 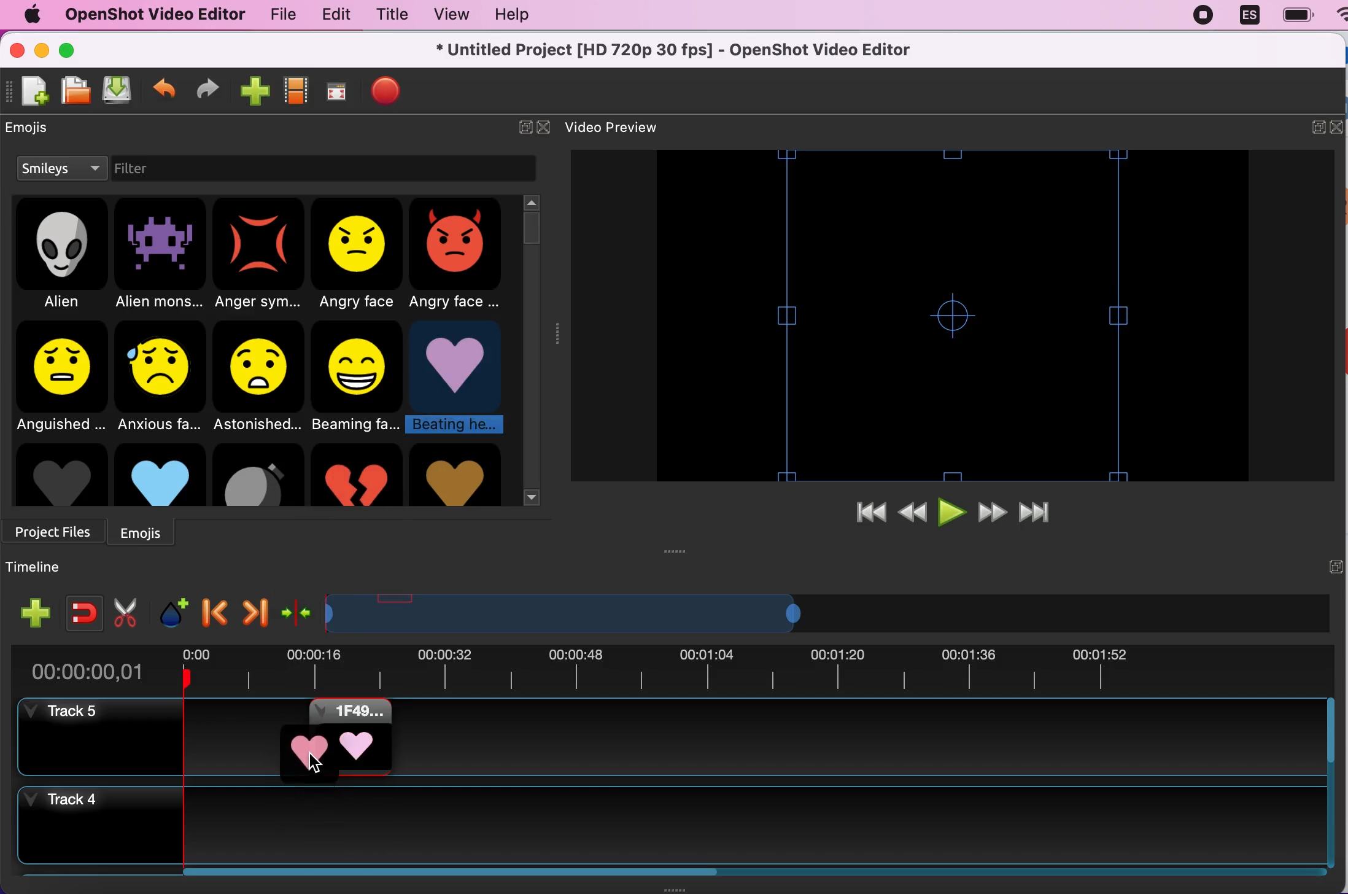 I want to click on alien, so click(x=63, y=257).